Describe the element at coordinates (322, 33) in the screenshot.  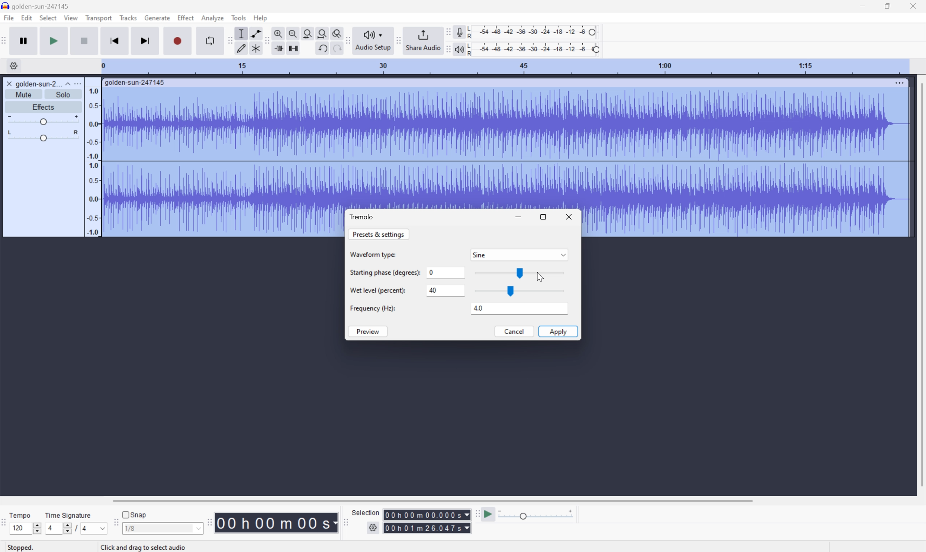
I see `Fit project to width` at that location.